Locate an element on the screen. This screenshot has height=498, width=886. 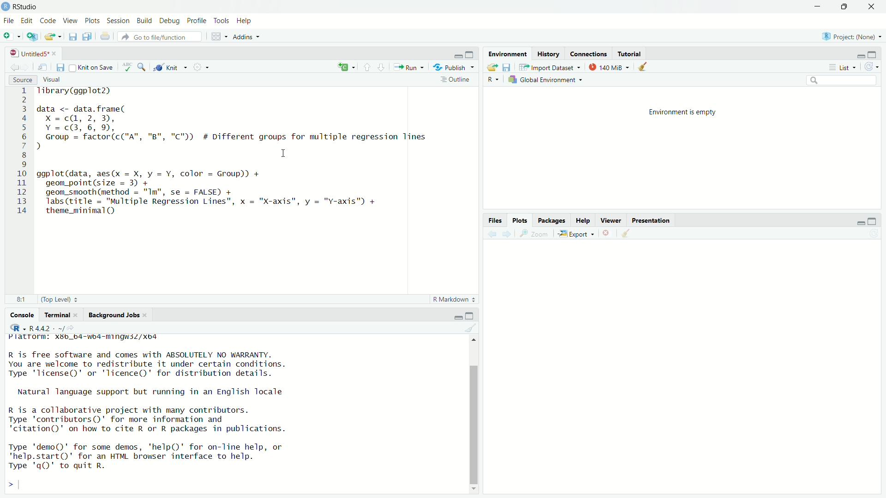
add is located at coordinates (347, 66).